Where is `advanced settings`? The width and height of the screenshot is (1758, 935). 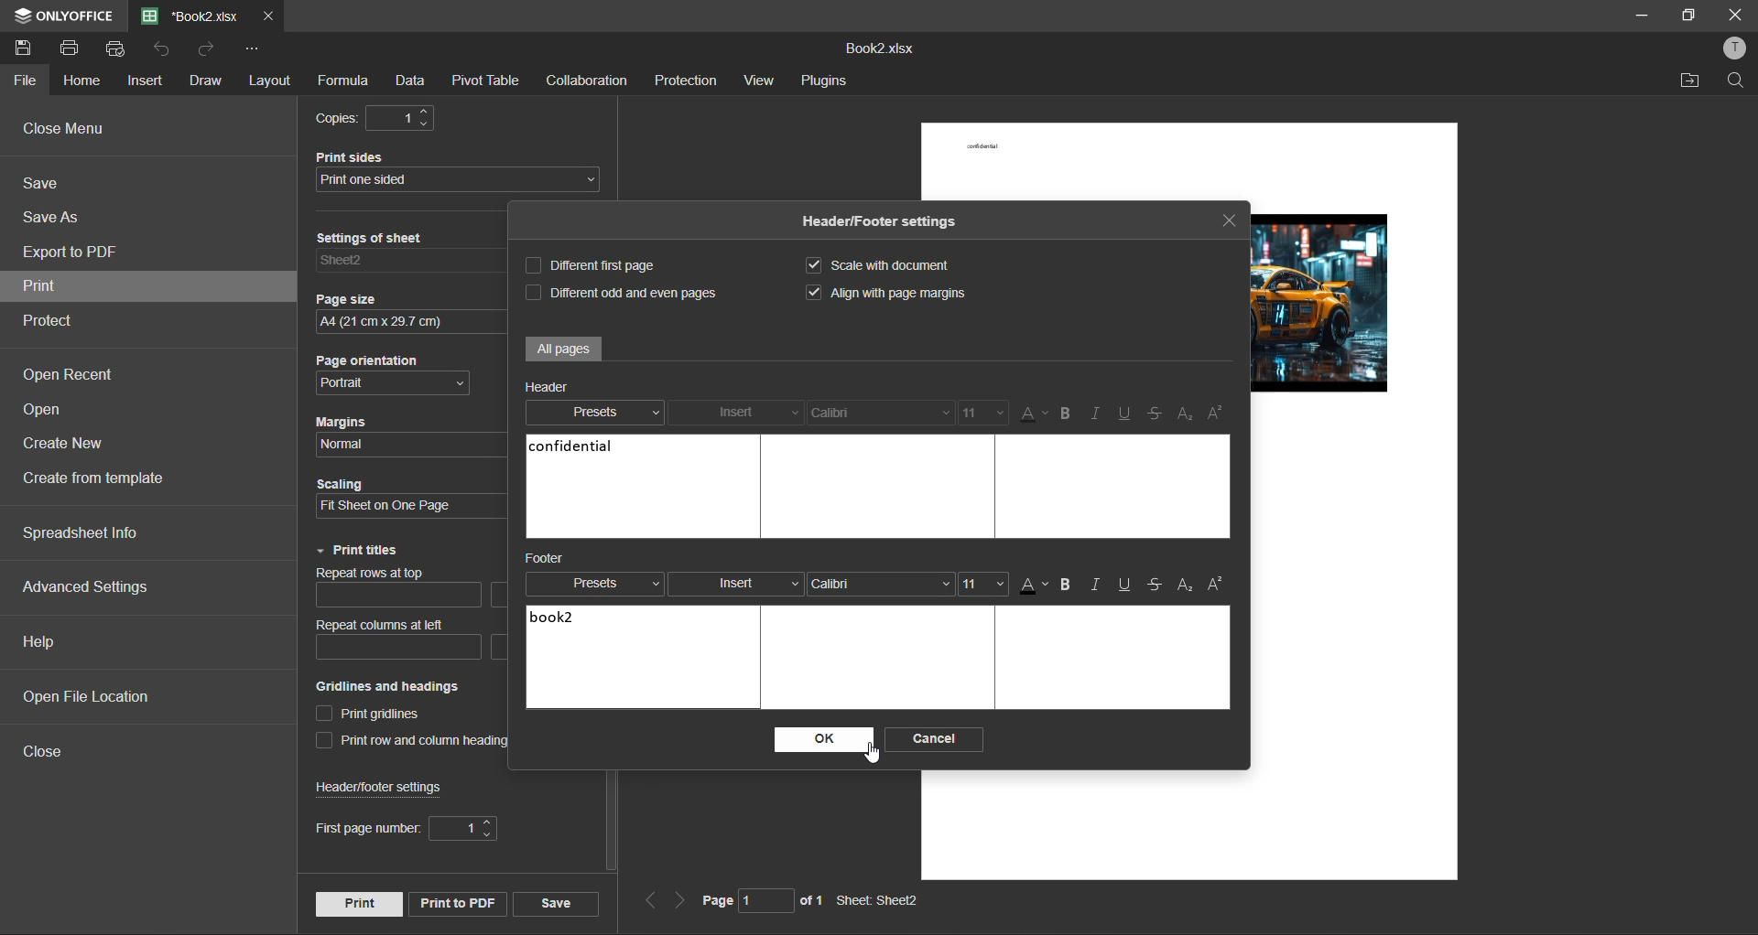 advanced settings is located at coordinates (92, 589).